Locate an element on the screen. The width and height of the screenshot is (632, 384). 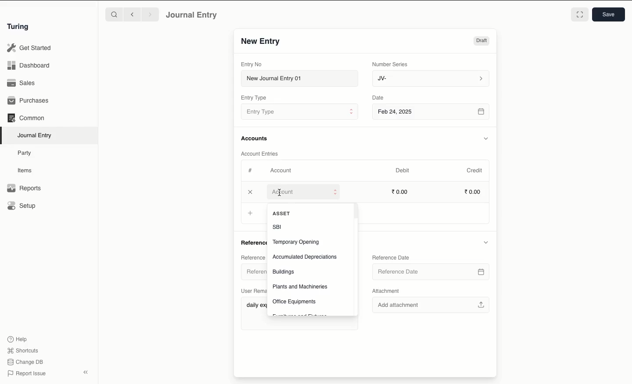
Debit is located at coordinates (402, 171).